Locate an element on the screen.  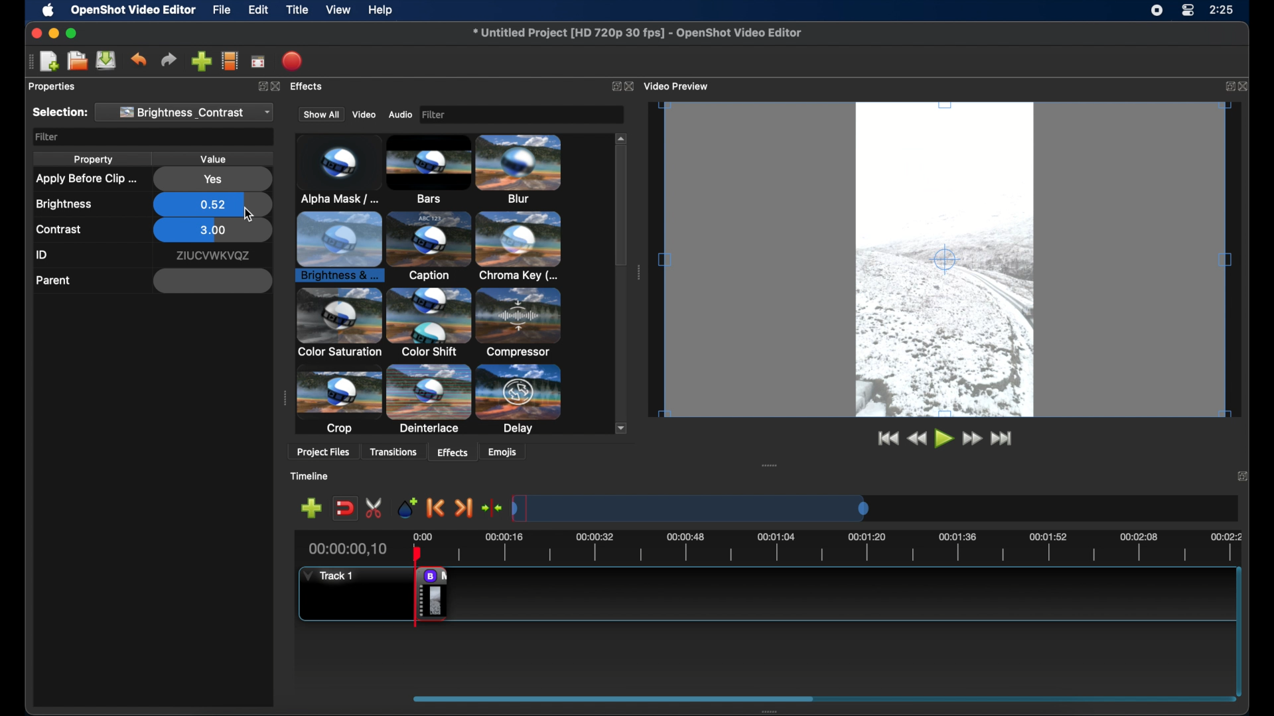
timeline scale is located at coordinates (833, 546).